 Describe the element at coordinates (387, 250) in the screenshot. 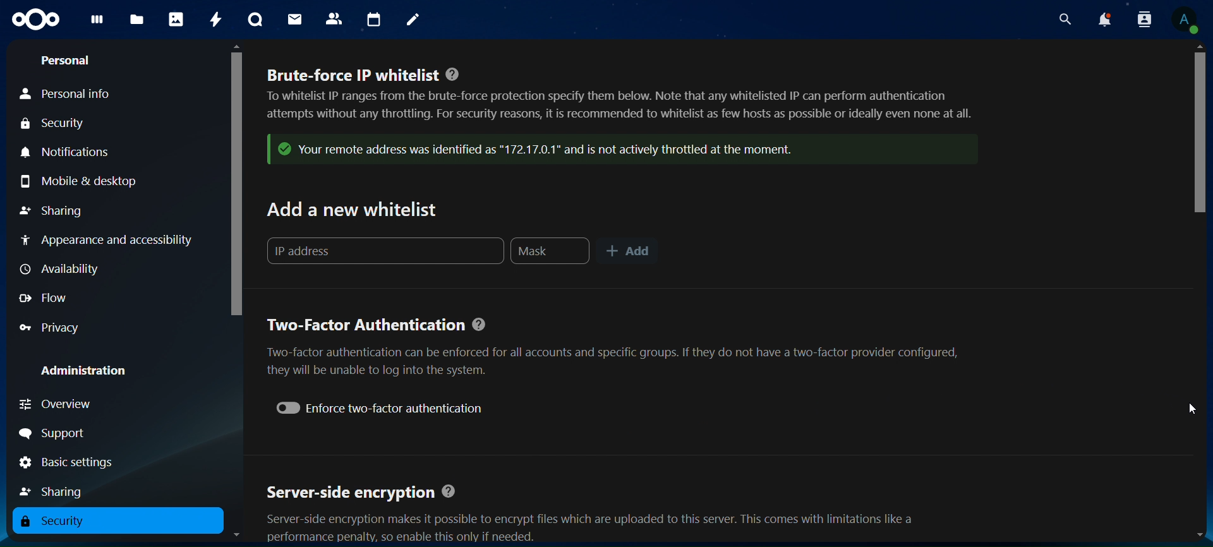

I see `IP address` at that location.